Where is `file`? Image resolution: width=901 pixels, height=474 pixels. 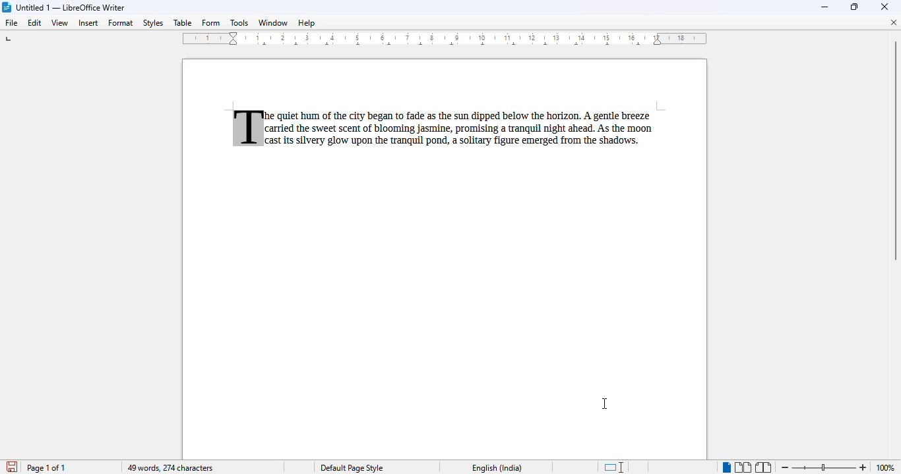 file is located at coordinates (11, 22).